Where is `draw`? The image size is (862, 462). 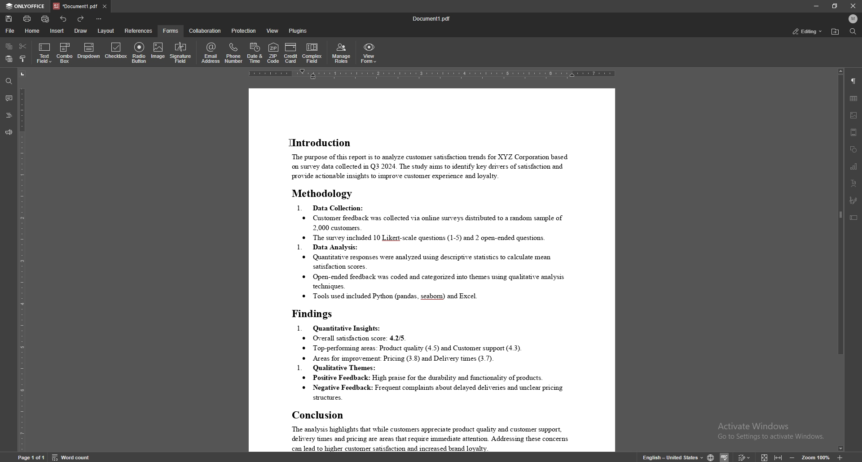
draw is located at coordinates (80, 31).